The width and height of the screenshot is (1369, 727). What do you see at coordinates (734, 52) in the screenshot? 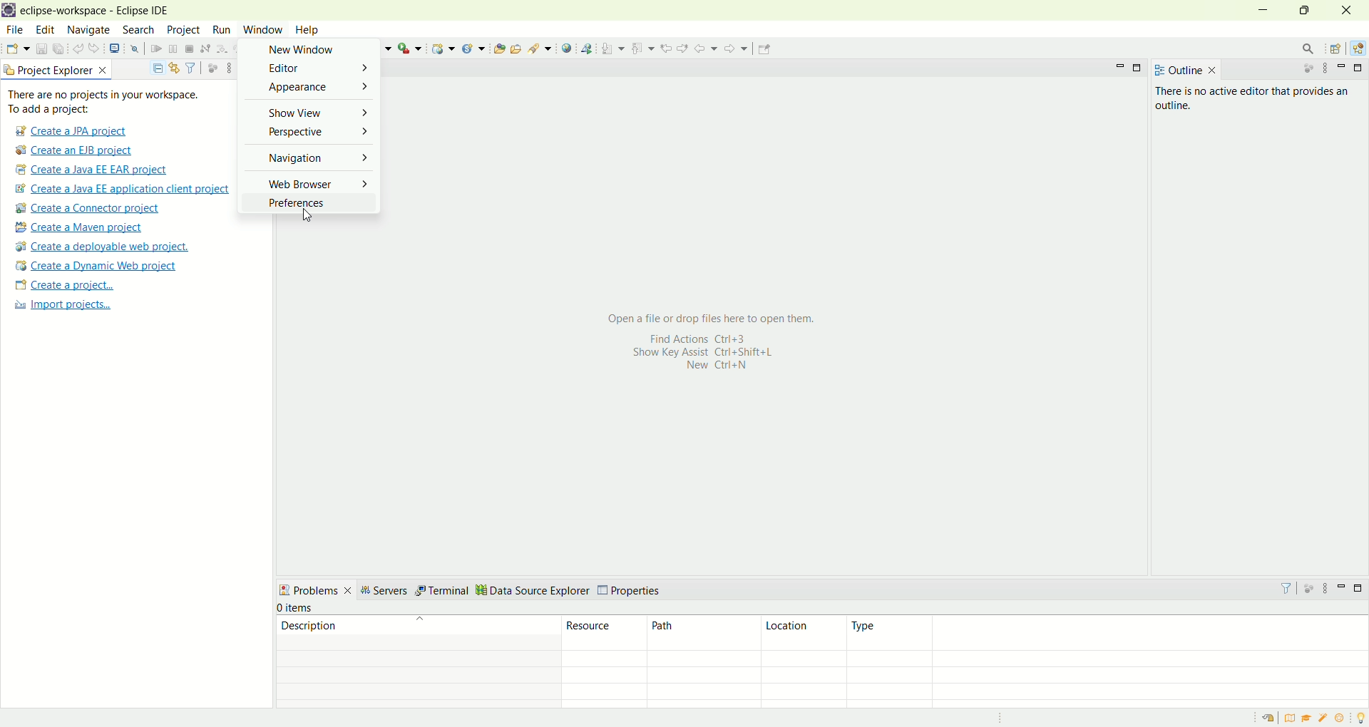
I see `forward` at bounding box center [734, 52].